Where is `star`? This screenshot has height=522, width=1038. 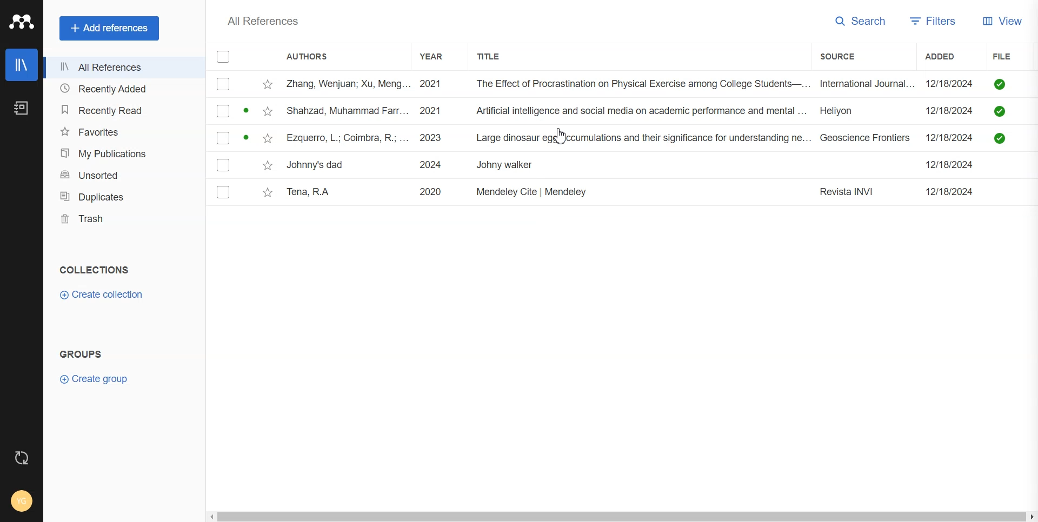
star is located at coordinates (269, 84).